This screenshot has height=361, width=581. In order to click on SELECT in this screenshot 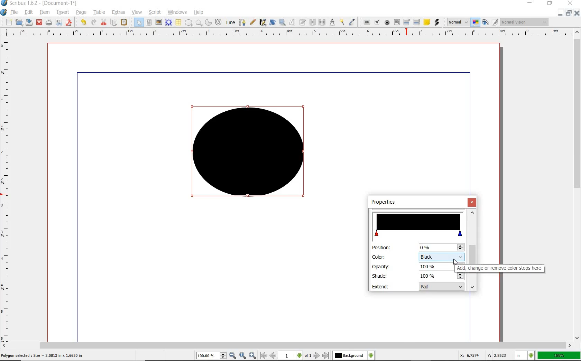, I will do `click(139, 23)`.